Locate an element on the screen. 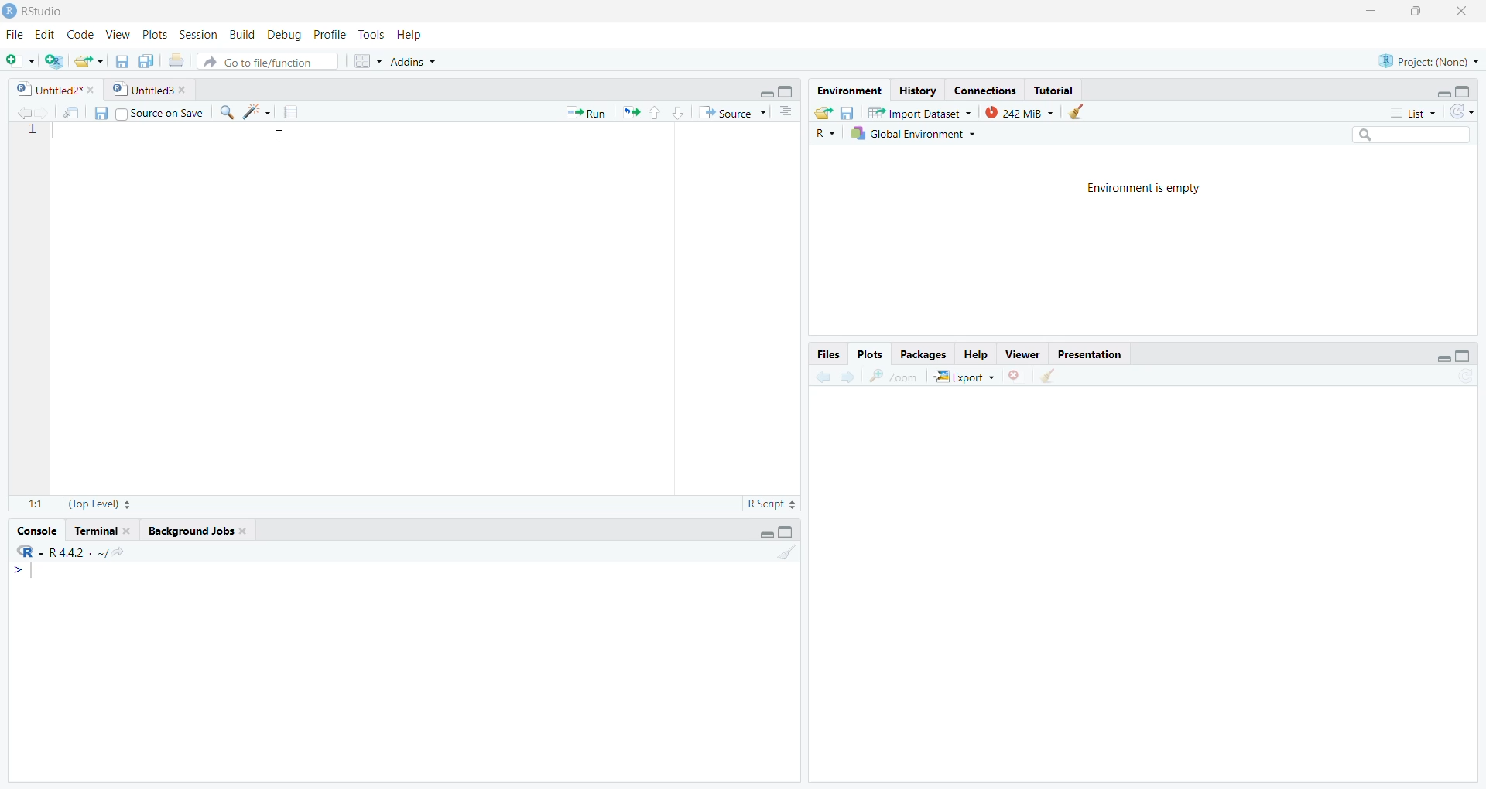 The width and height of the screenshot is (1486, 789). code tools is located at coordinates (257, 112).